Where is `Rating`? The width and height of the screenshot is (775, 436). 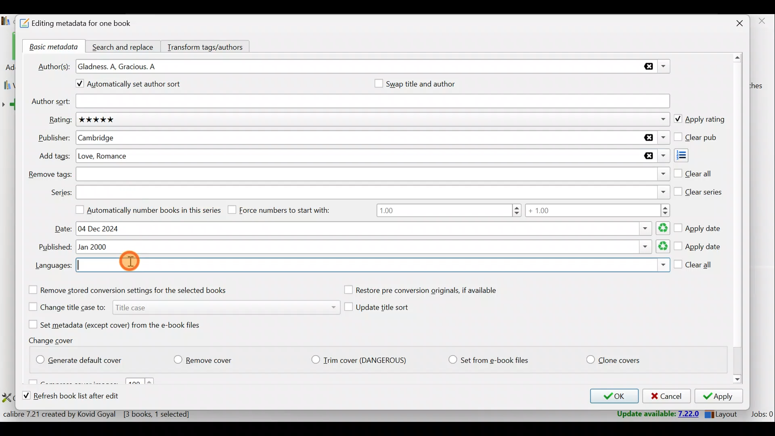
Rating is located at coordinates (374, 121).